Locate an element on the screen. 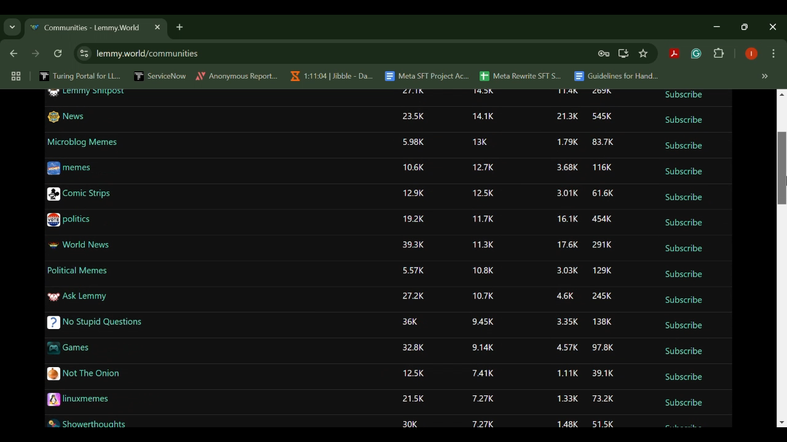 Image resolution: width=787 pixels, height=442 pixels. Tab Groups is located at coordinates (14, 77).